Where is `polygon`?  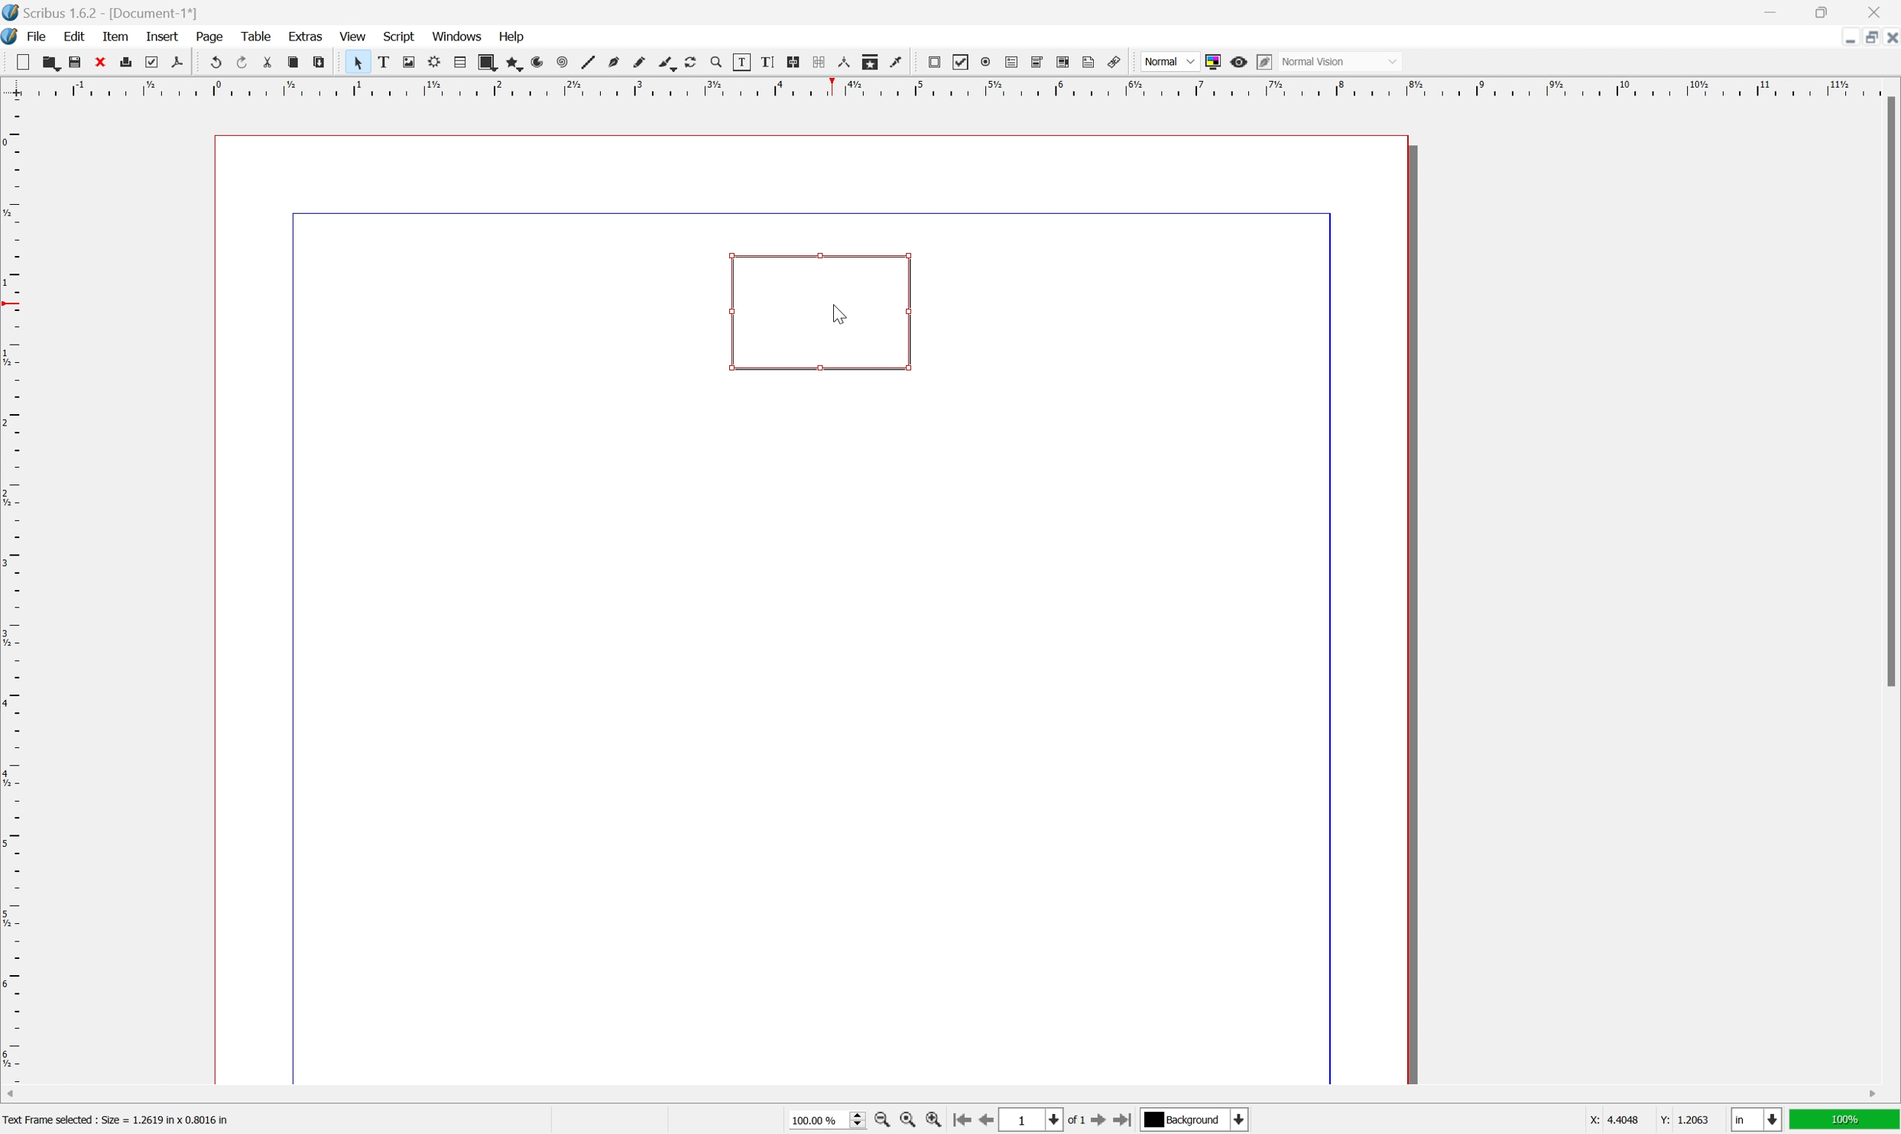 polygon is located at coordinates (511, 63).